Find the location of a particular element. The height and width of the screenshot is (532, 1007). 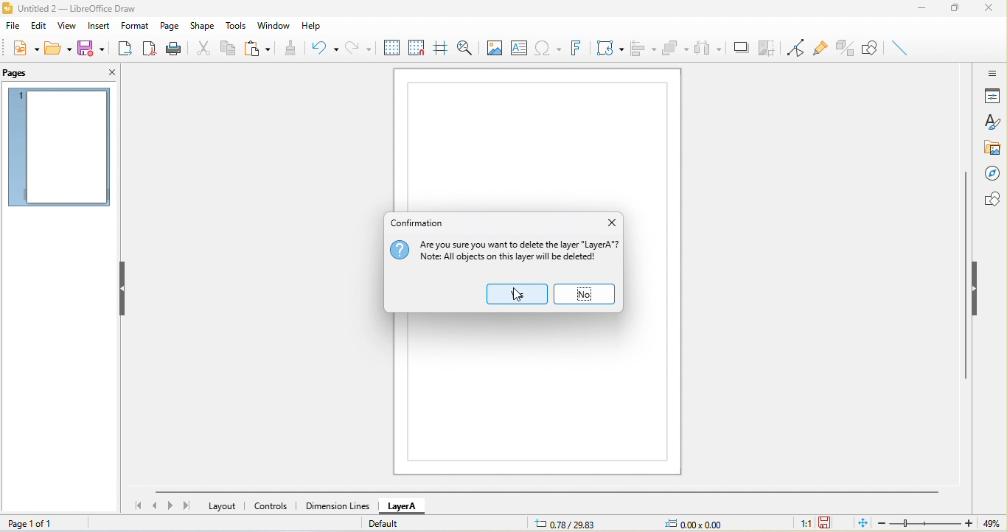

view is located at coordinates (66, 27).